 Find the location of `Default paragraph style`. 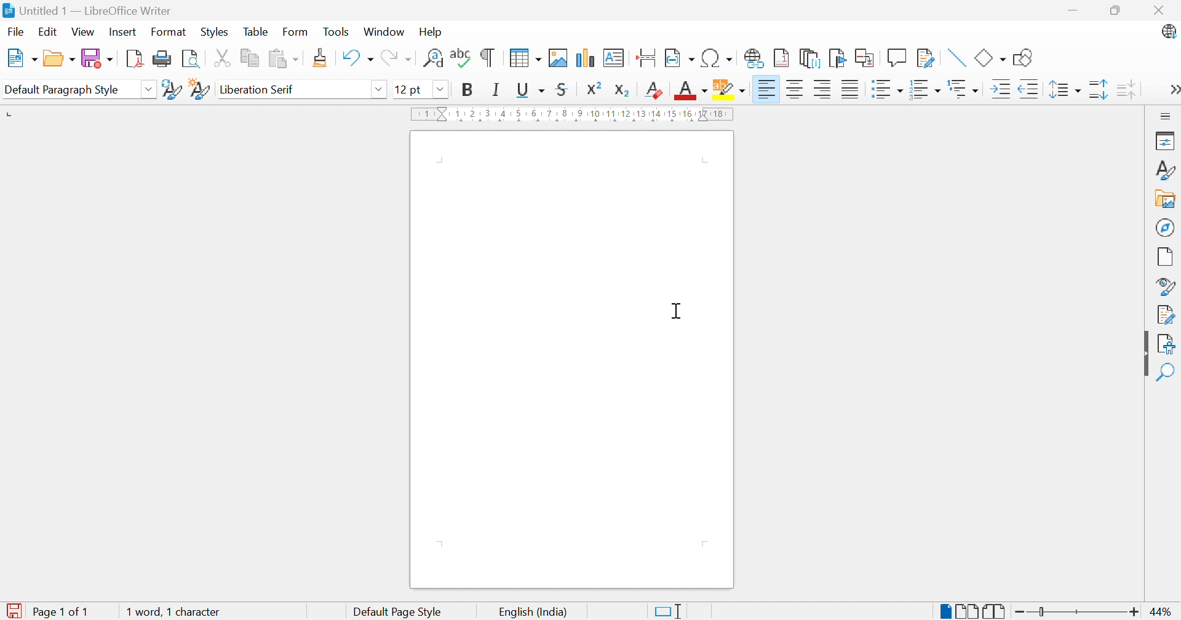

Default paragraph style is located at coordinates (65, 91).